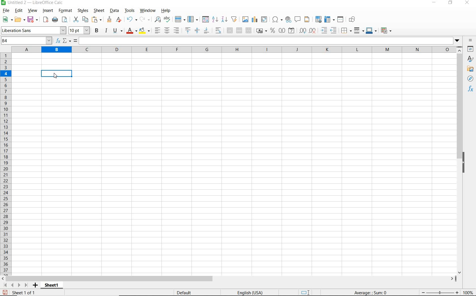  I want to click on default, so click(186, 292).